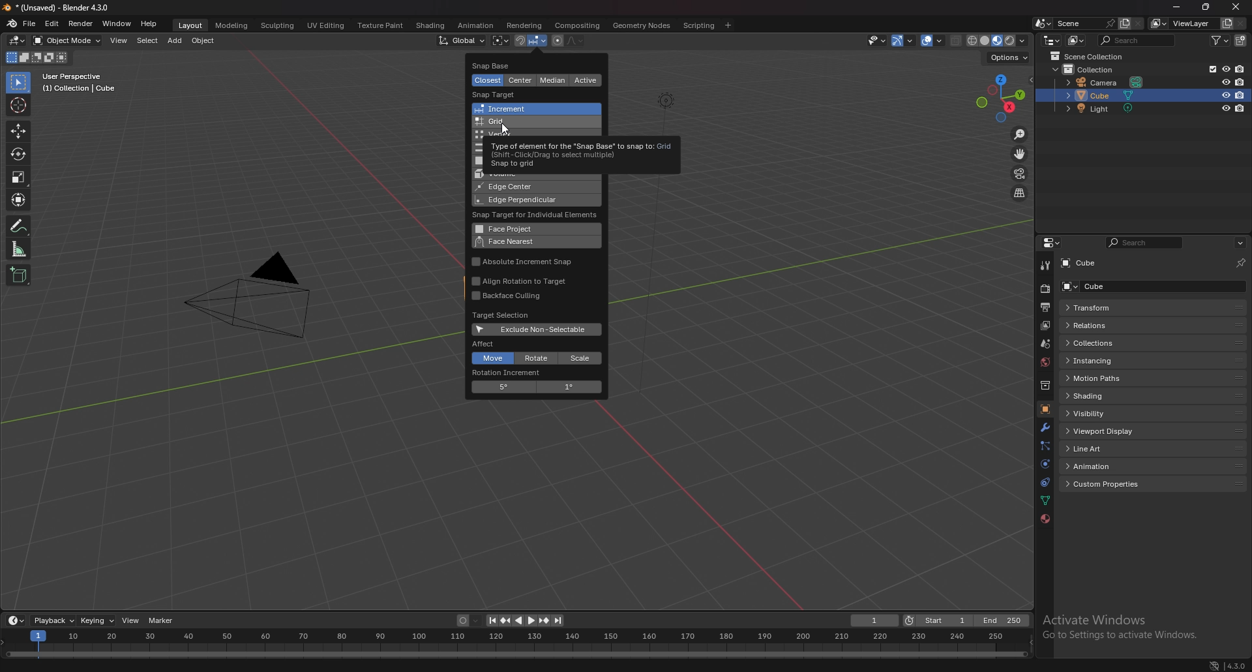 The width and height of the screenshot is (1252, 672). Describe the element at coordinates (492, 359) in the screenshot. I see `move` at that location.